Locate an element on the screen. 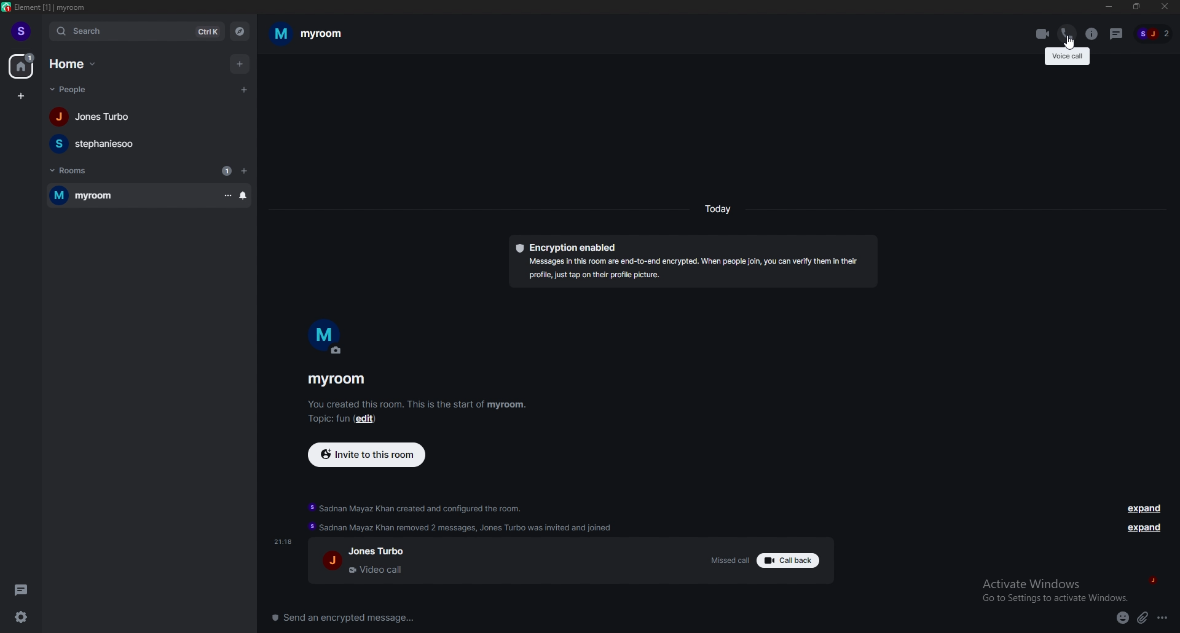 The width and height of the screenshot is (1180, 633). 21:18 is located at coordinates (284, 541).